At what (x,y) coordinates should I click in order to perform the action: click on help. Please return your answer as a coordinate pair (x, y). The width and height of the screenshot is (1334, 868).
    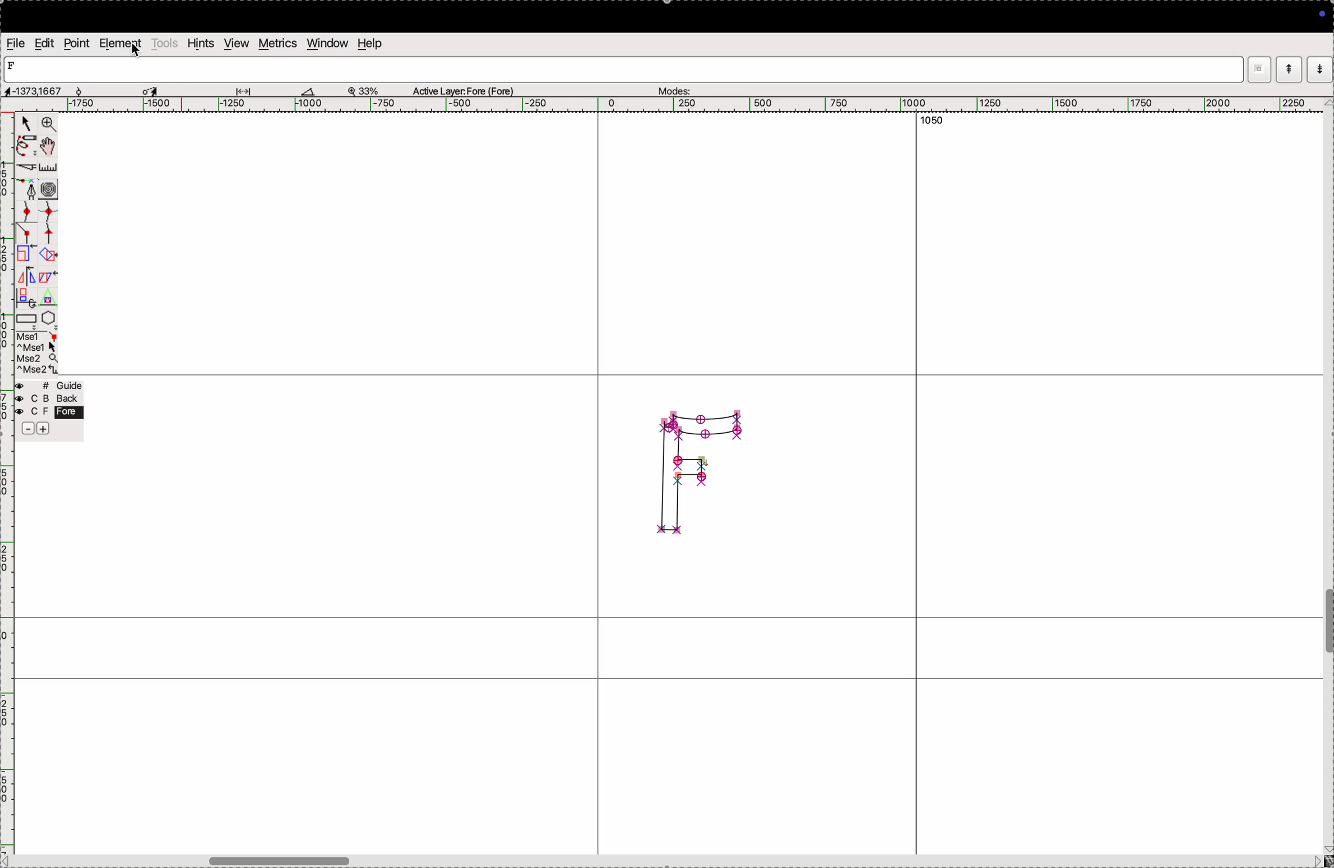
    Looking at the image, I should click on (369, 43).